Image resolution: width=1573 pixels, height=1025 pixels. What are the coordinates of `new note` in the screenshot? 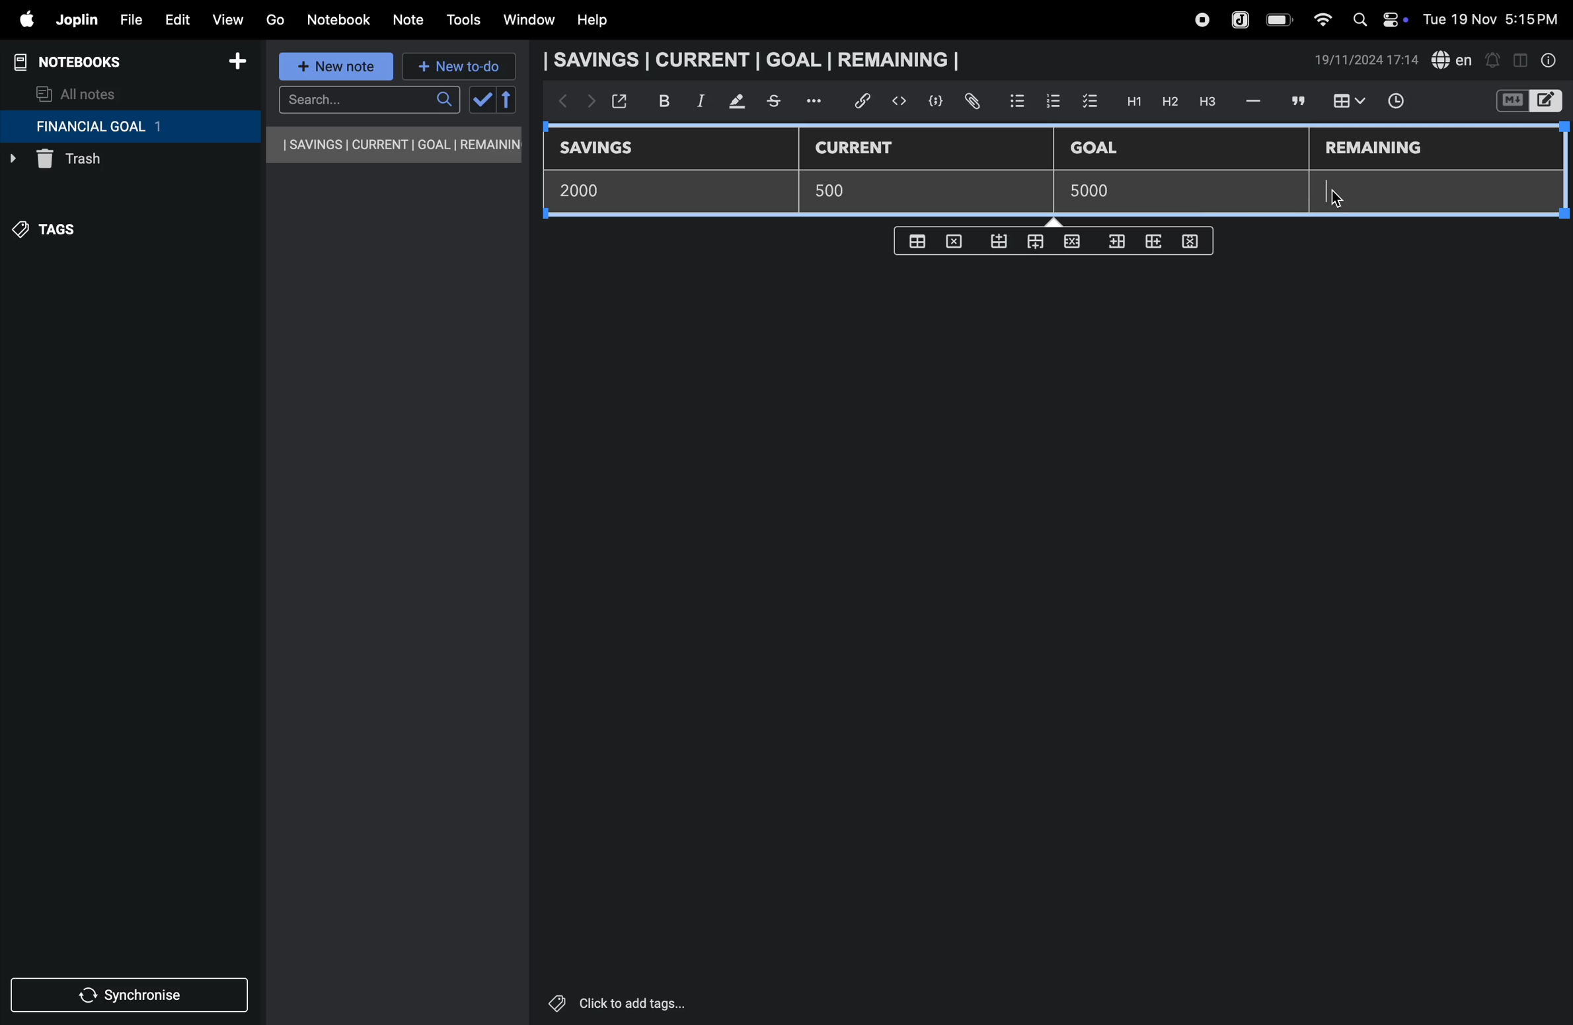 It's located at (338, 67).